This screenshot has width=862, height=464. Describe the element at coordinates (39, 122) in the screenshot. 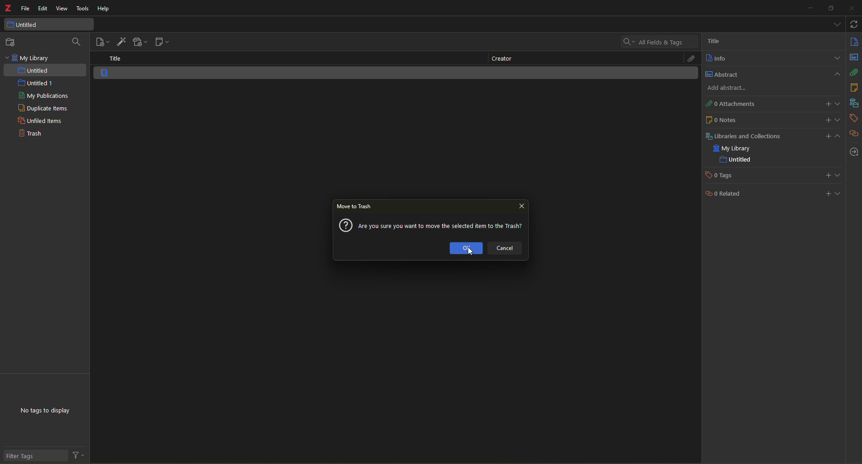

I see `unfiled item` at that location.